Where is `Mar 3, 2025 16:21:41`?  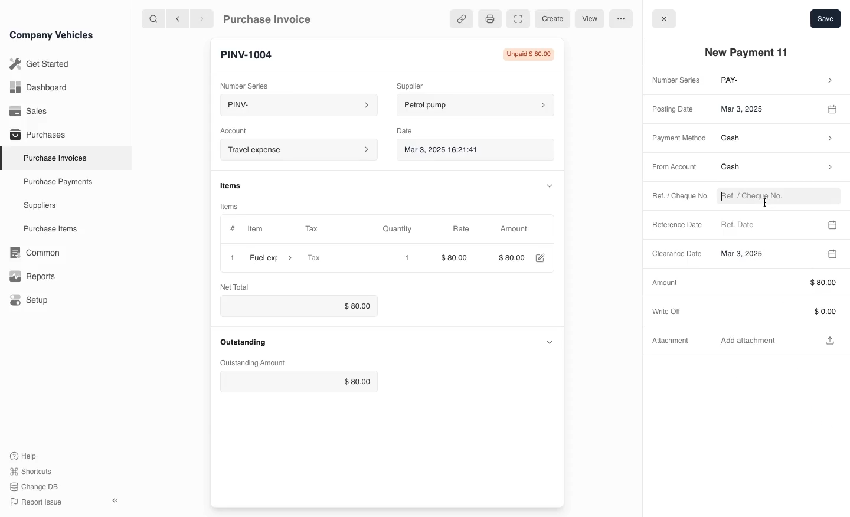 Mar 3, 2025 16:21:41 is located at coordinates (465, 149).